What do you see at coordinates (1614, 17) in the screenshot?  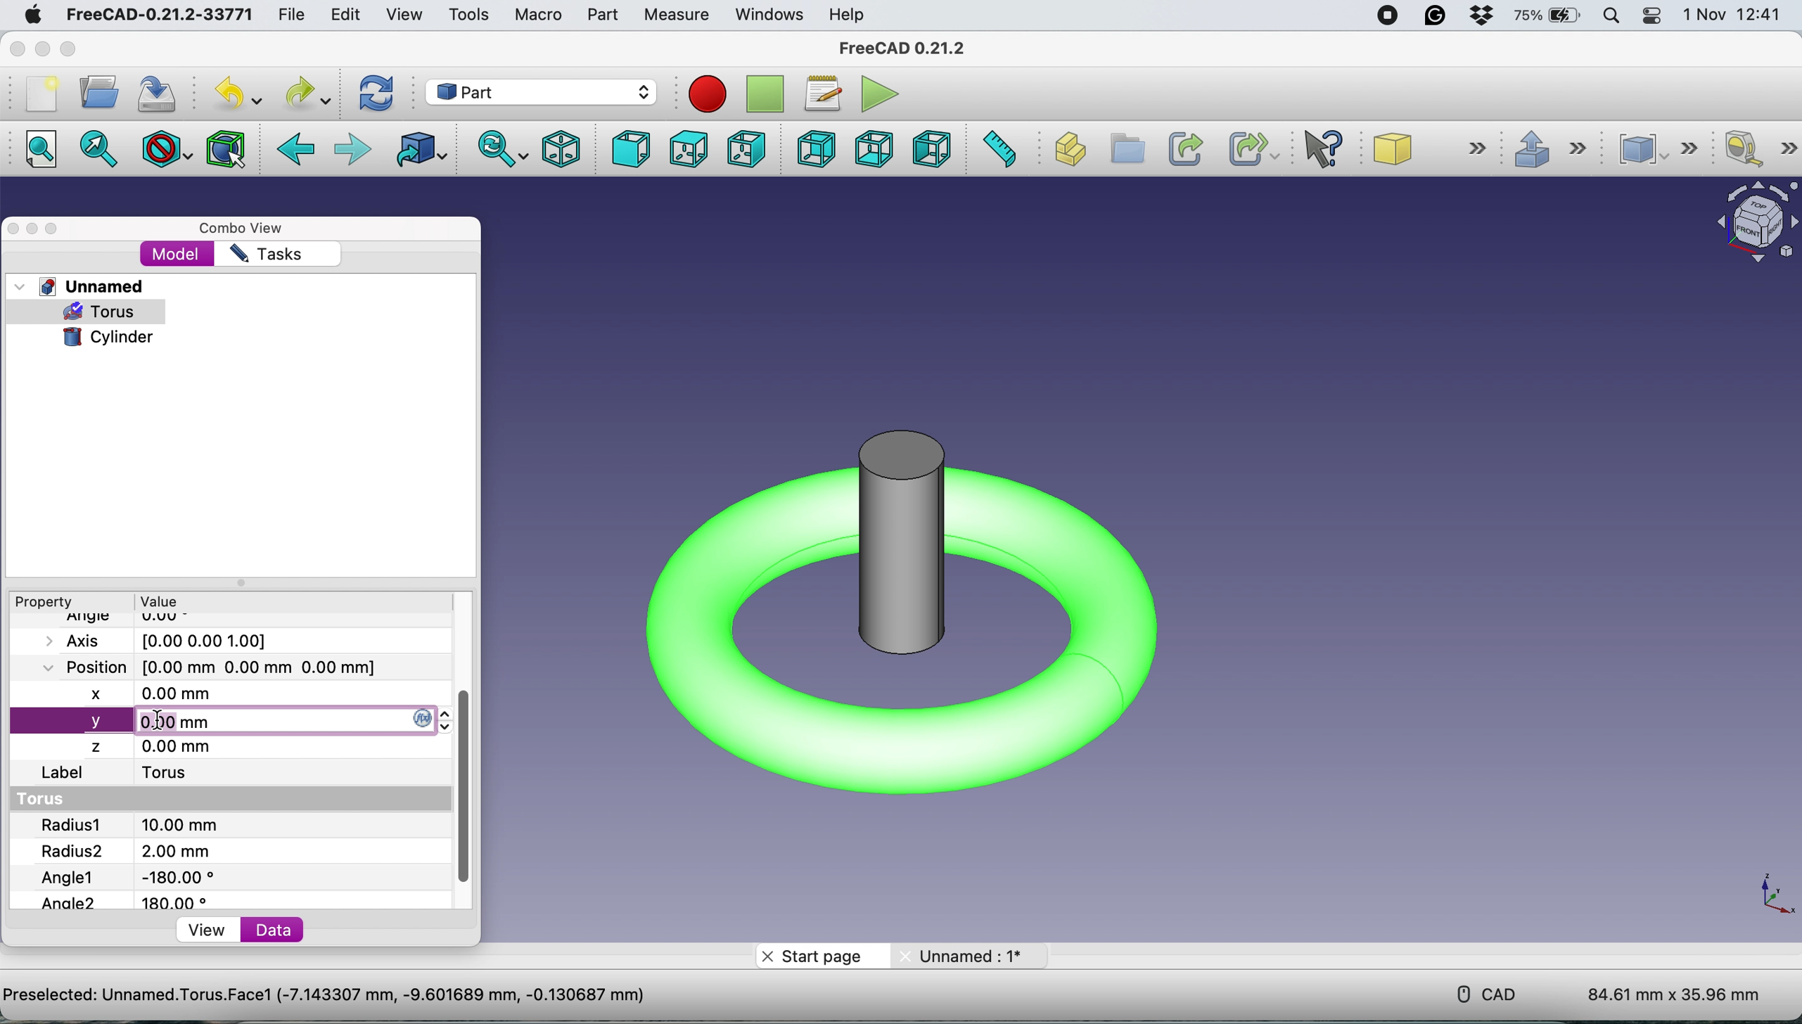 I see `spotlight search` at bounding box center [1614, 17].